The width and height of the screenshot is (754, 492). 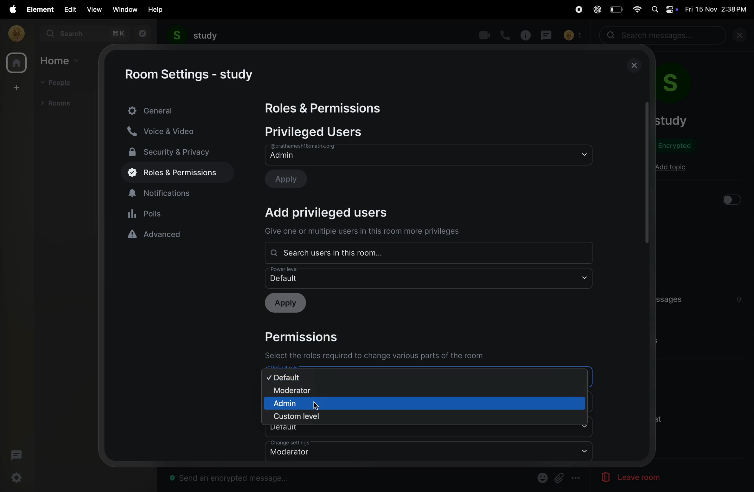 What do you see at coordinates (16, 456) in the screenshot?
I see `threads` at bounding box center [16, 456].